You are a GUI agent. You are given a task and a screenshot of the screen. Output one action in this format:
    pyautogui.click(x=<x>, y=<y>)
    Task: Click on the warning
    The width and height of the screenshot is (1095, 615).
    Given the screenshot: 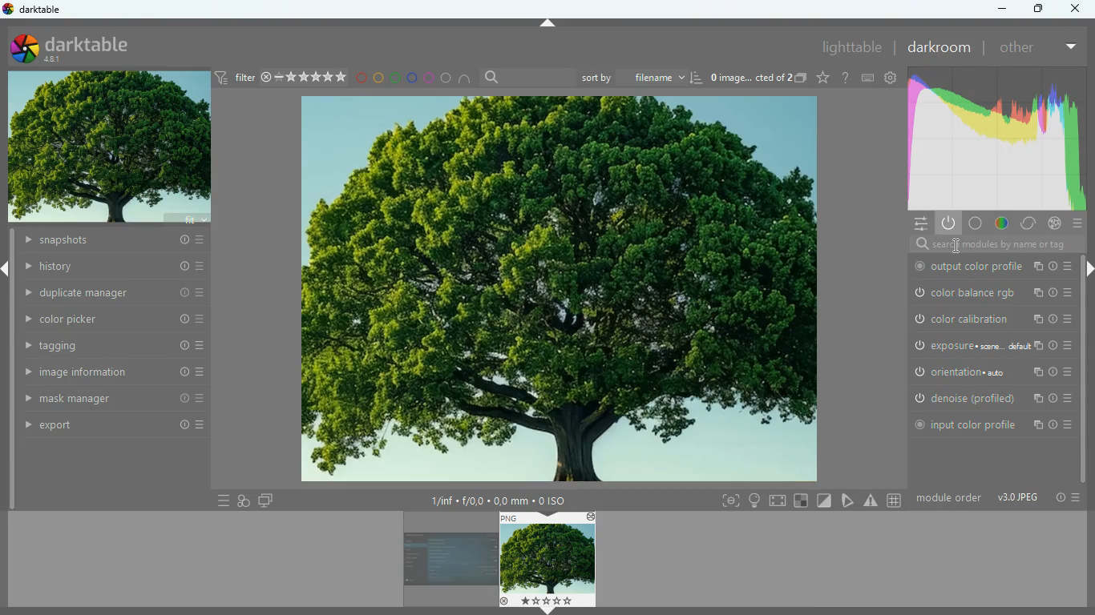 What is the action you would take?
    pyautogui.click(x=871, y=500)
    